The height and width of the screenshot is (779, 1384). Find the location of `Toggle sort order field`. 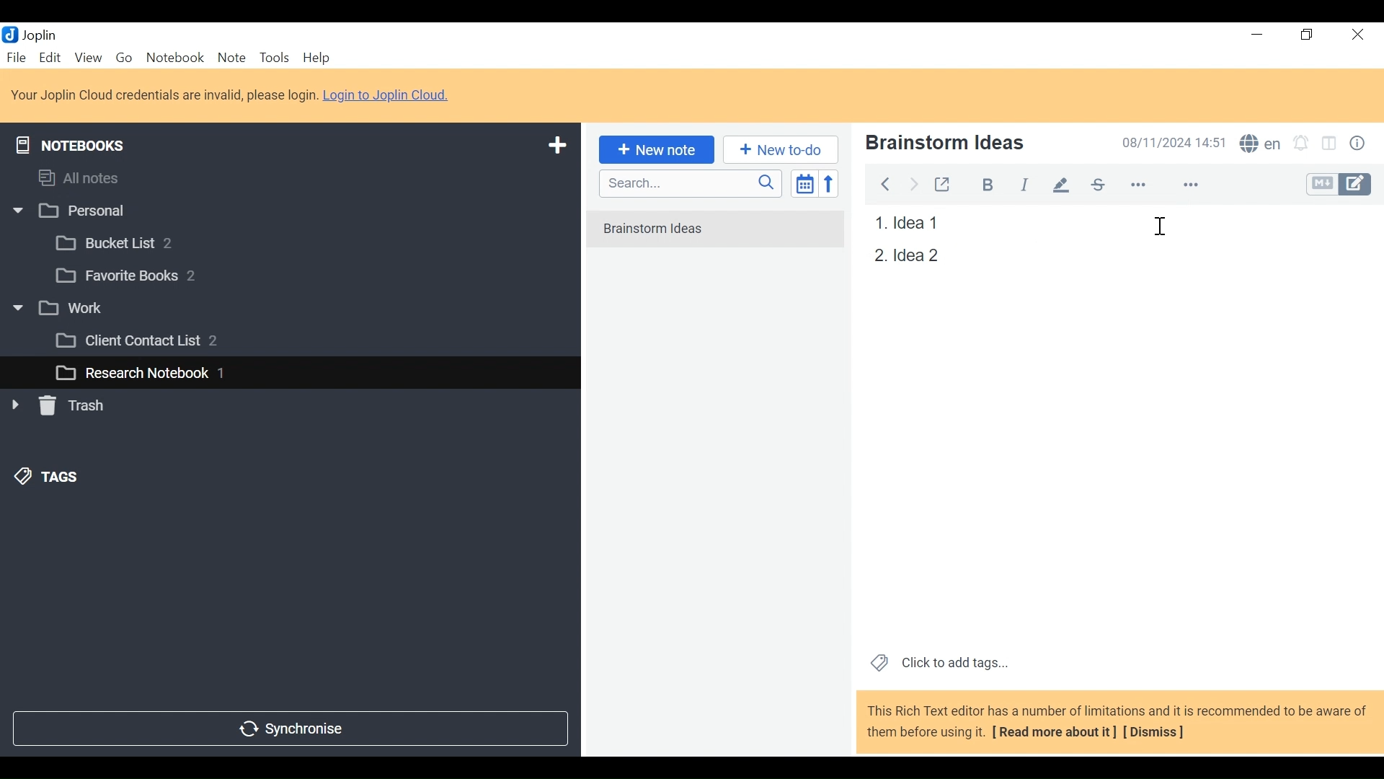

Toggle sort order field is located at coordinates (803, 182).